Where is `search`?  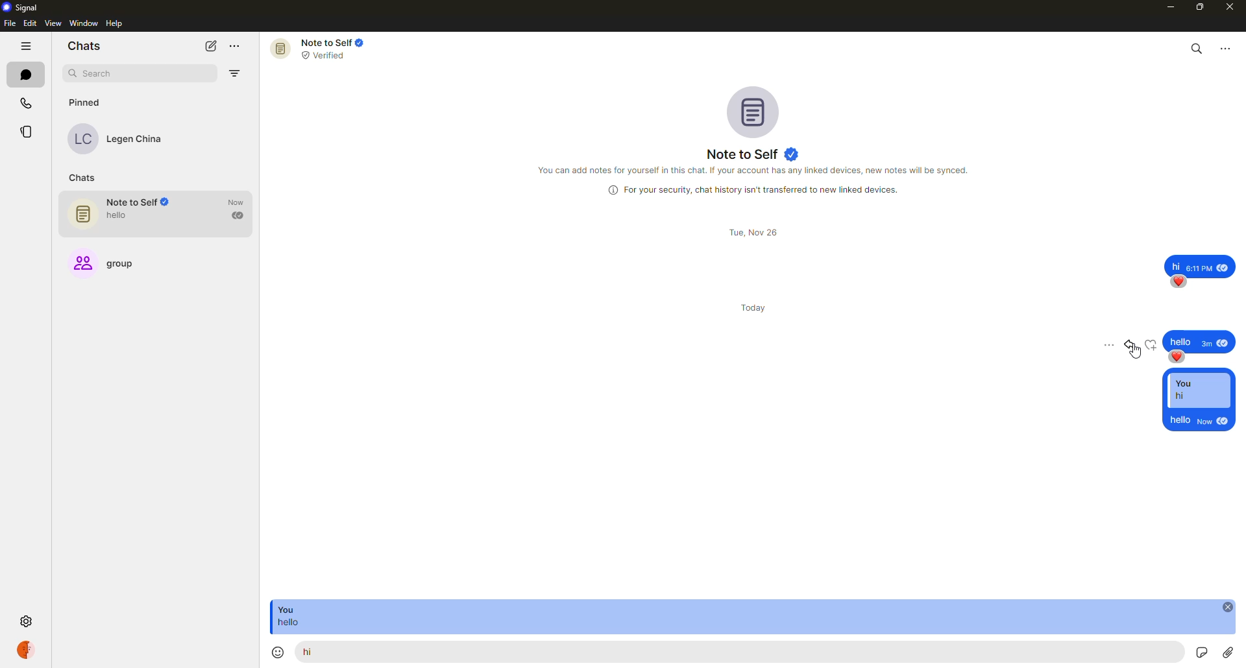 search is located at coordinates (121, 72).